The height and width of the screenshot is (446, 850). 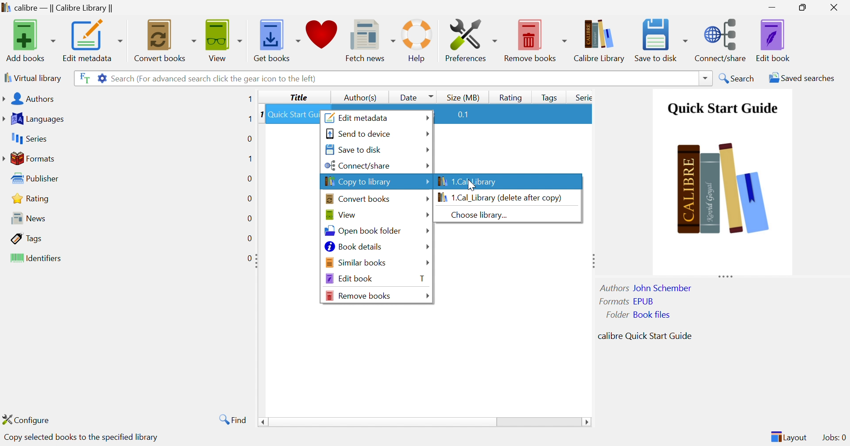 I want to click on languages, so click(x=36, y=118).